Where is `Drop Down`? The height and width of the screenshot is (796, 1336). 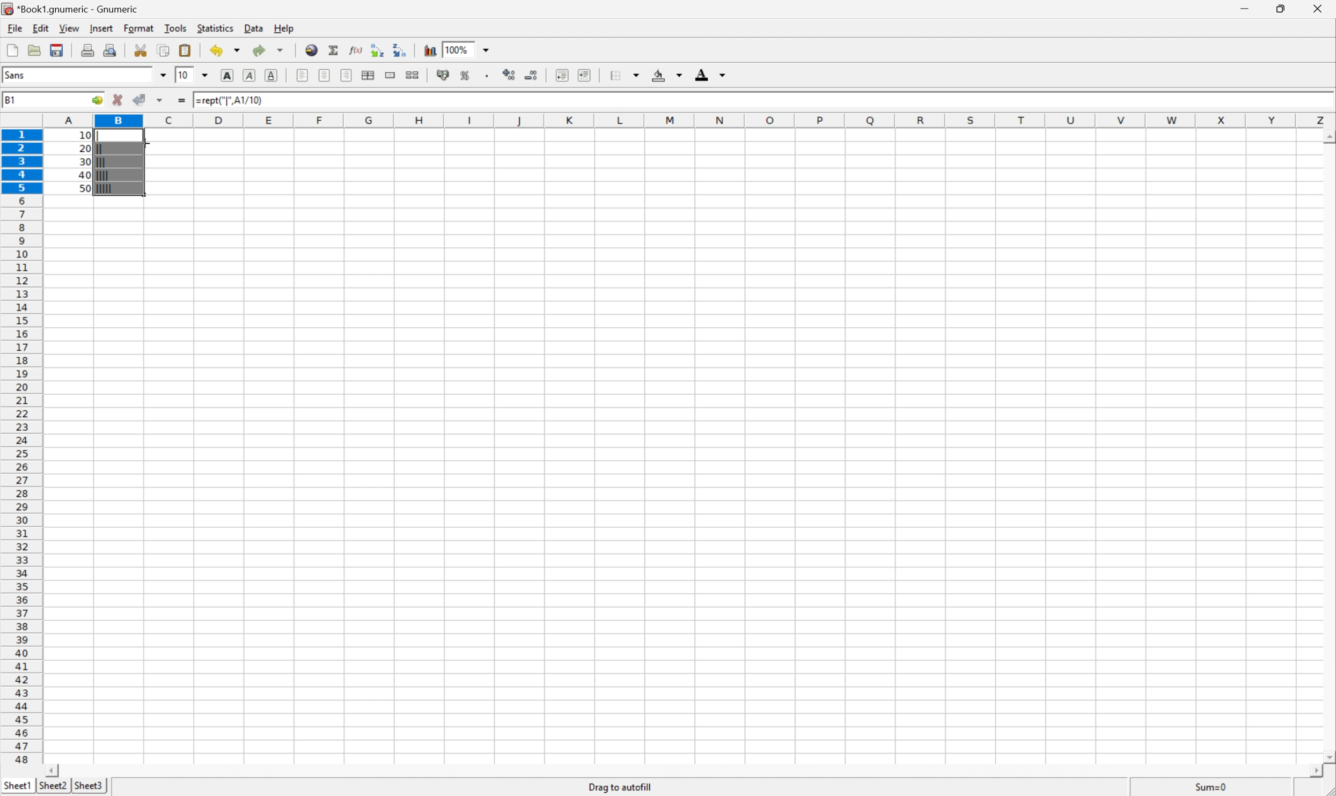 Drop Down is located at coordinates (162, 75).